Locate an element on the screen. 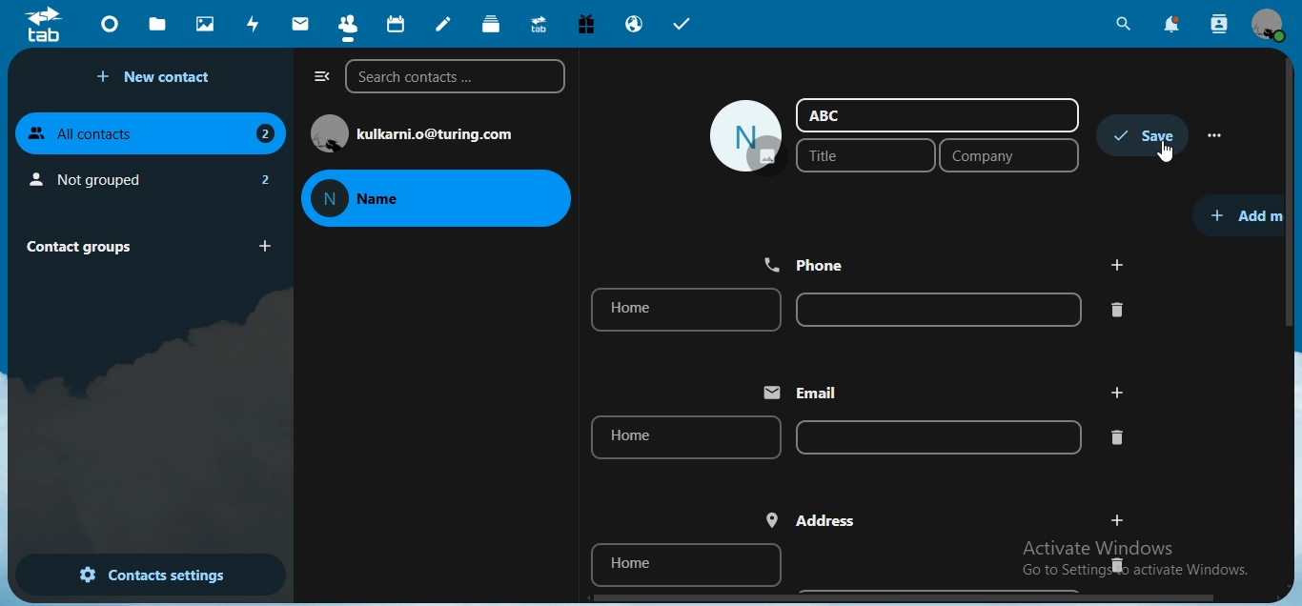 The height and width of the screenshot is (606, 1302). add more details is located at coordinates (1247, 213).